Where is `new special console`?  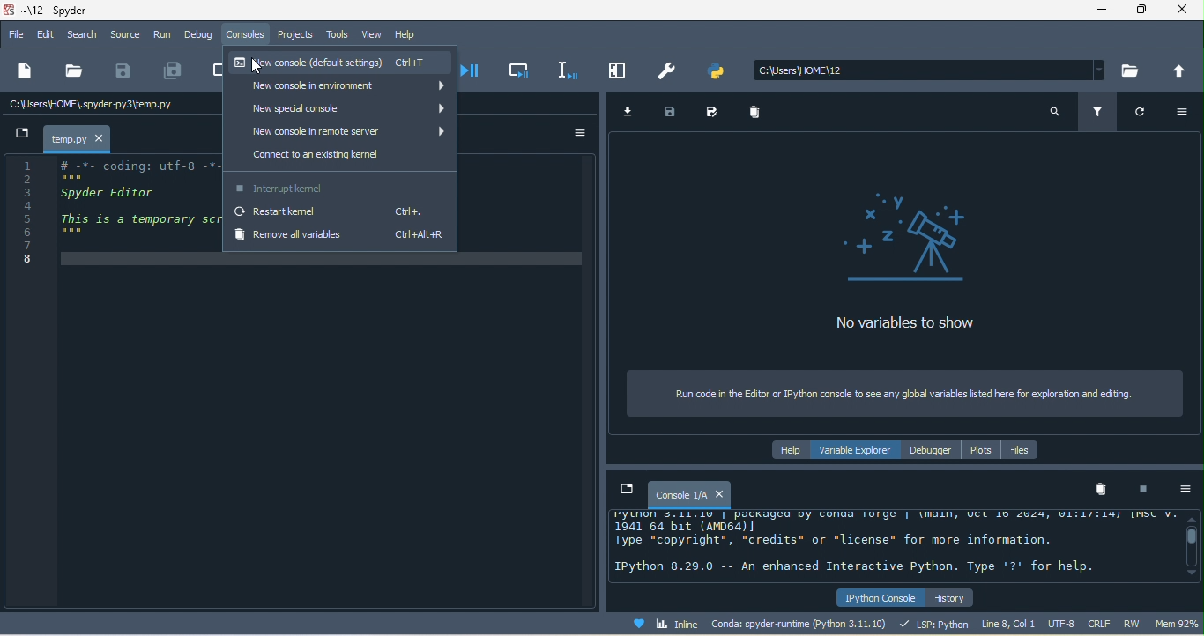 new special console is located at coordinates (336, 109).